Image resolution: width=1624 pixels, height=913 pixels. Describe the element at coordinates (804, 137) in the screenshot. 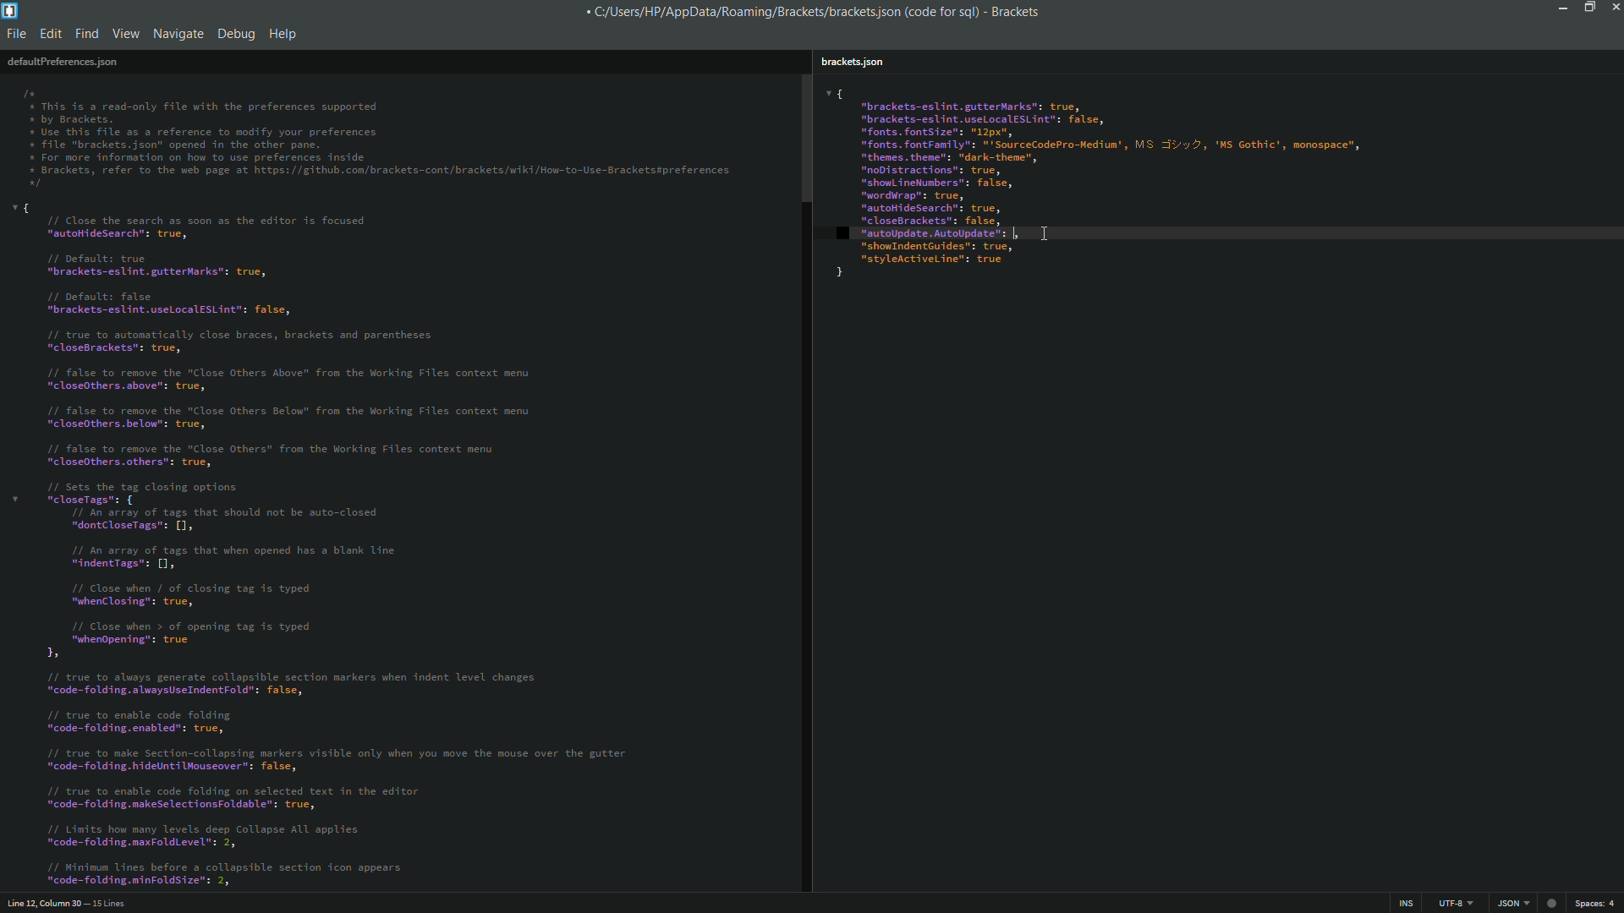

I see `scrollbar` at that location.